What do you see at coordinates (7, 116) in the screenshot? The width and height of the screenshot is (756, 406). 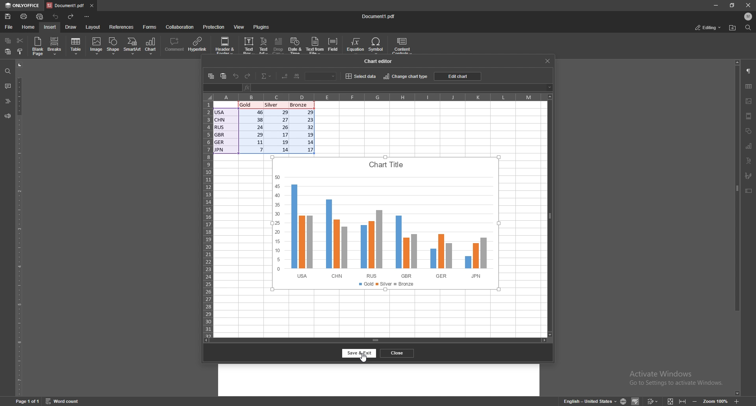 I see `feedback` at bounding box center [7, 116].